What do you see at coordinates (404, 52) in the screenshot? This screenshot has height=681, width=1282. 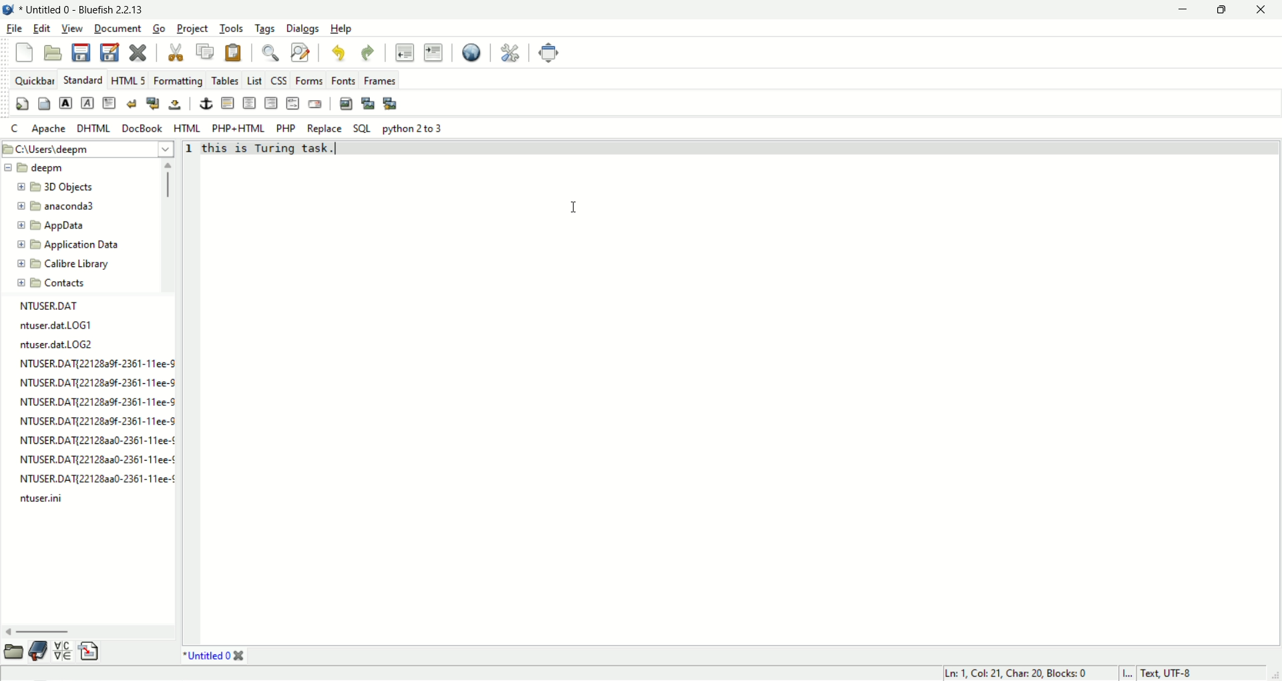 I see `unident` at bounding box center [404, 52].